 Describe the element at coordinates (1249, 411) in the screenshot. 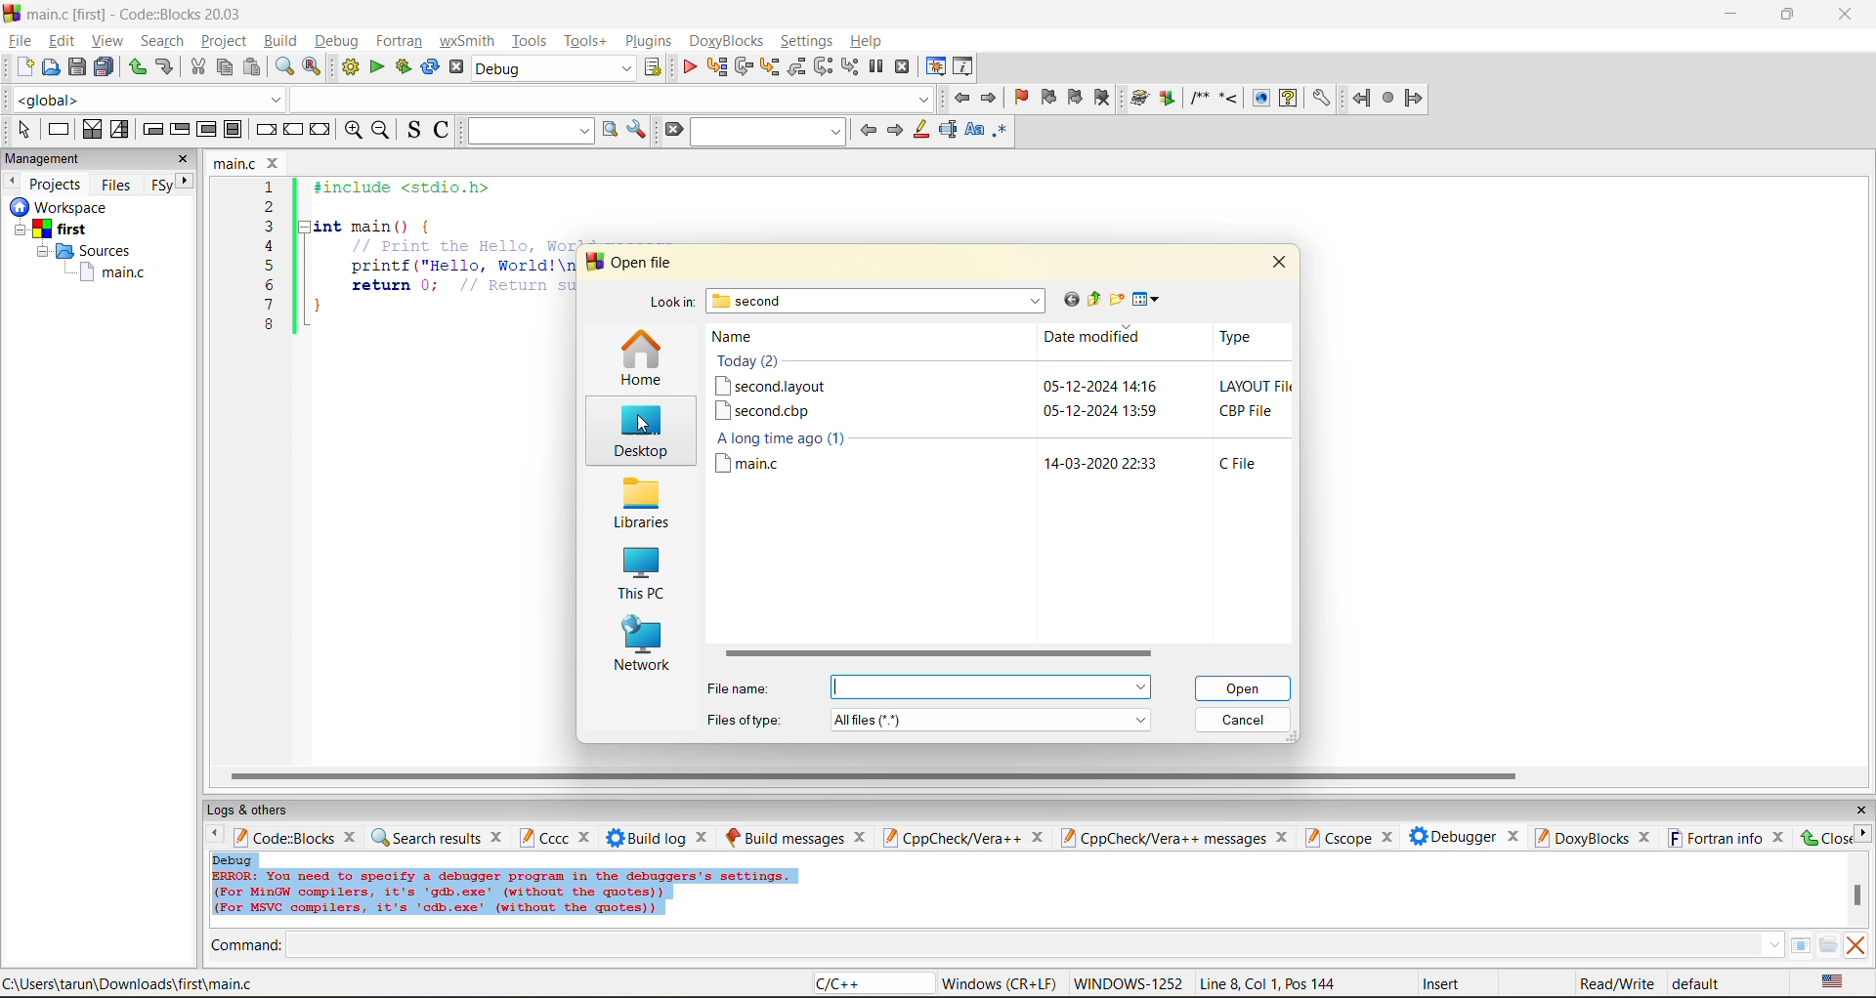

I see `file type` at that location.